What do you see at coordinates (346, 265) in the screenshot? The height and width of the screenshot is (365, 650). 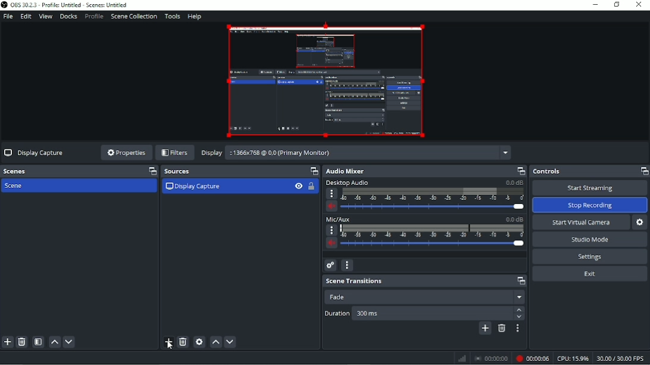 I see `Audio mixer menu` at bounding box center [346, 265].